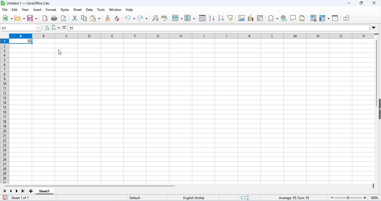 Image resolution: width=381 pixels, height=201 pixels. What do you see at coordinates (178, 18) in the screenshot?
I see `row` at bounding box center [178, 18].